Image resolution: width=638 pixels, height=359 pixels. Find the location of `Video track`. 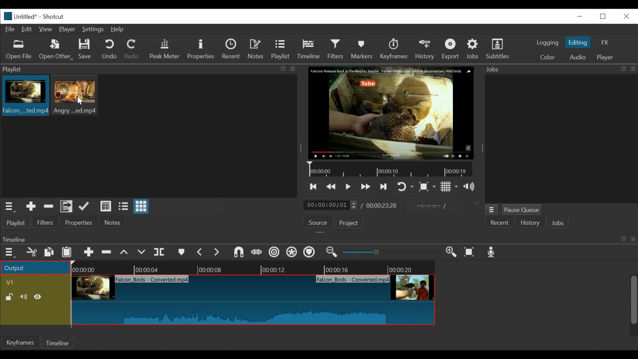

Video track is located at coordinates (36, 282).